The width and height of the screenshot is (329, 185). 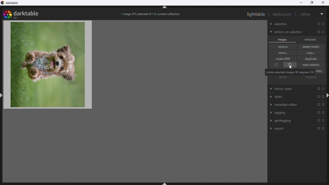 What do you see at coordinates (298, 24) in the screenshot?
I see `Selection` at bounding box center [298, 24].